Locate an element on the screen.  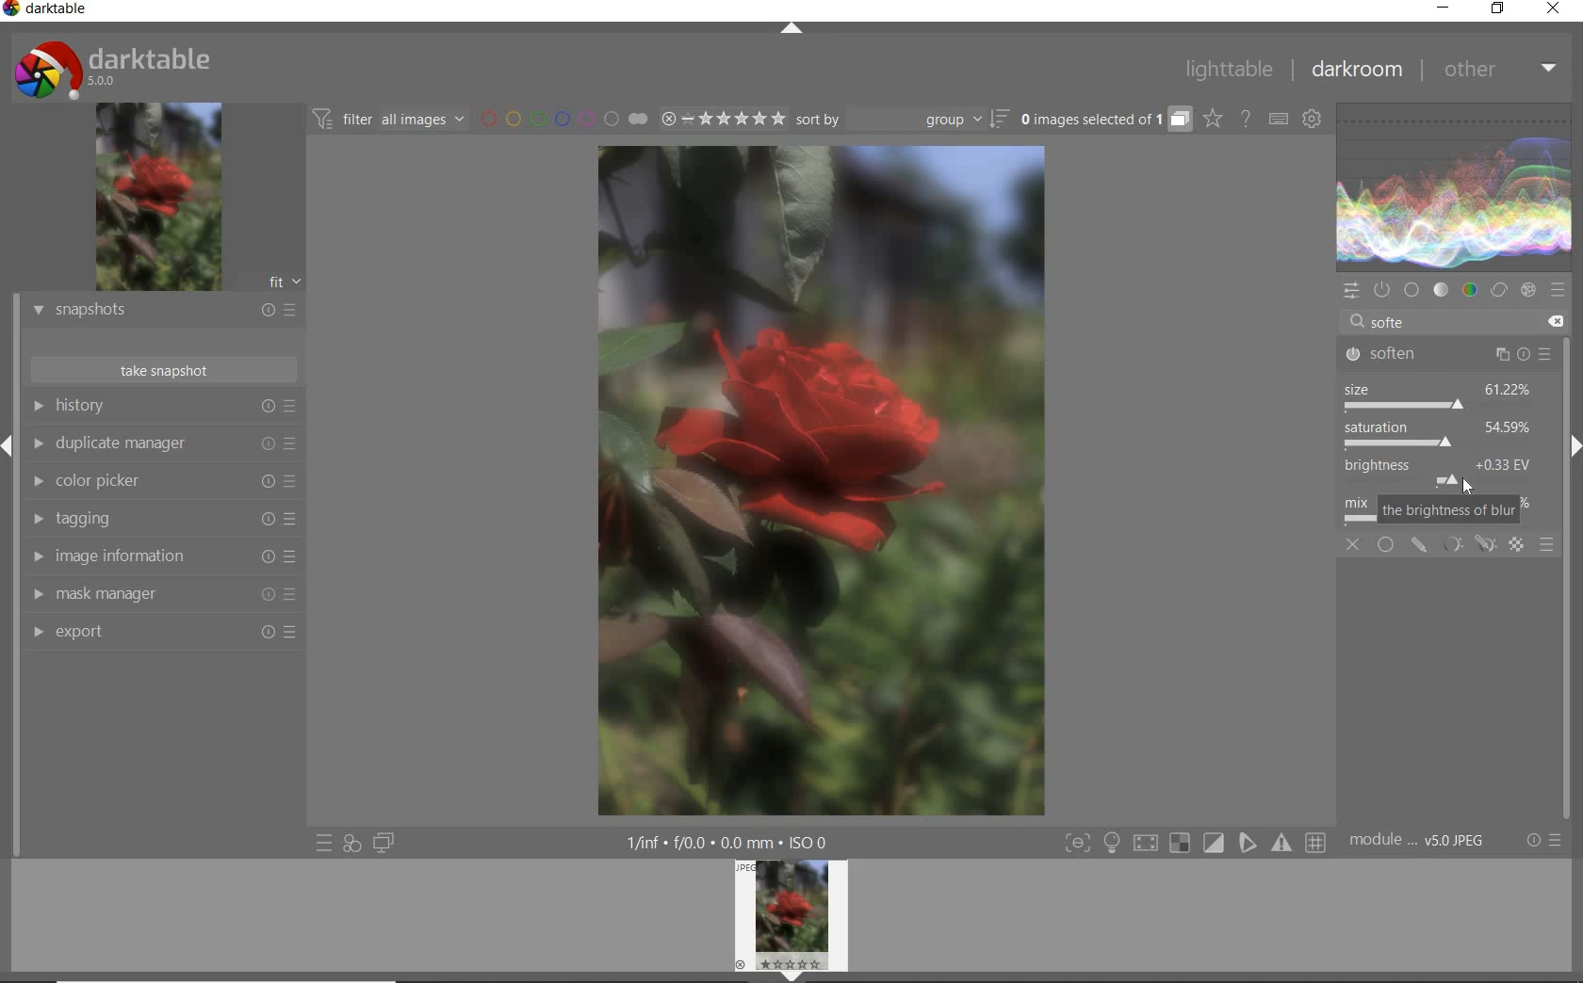
waveform is located at coordinates (1455, 185).